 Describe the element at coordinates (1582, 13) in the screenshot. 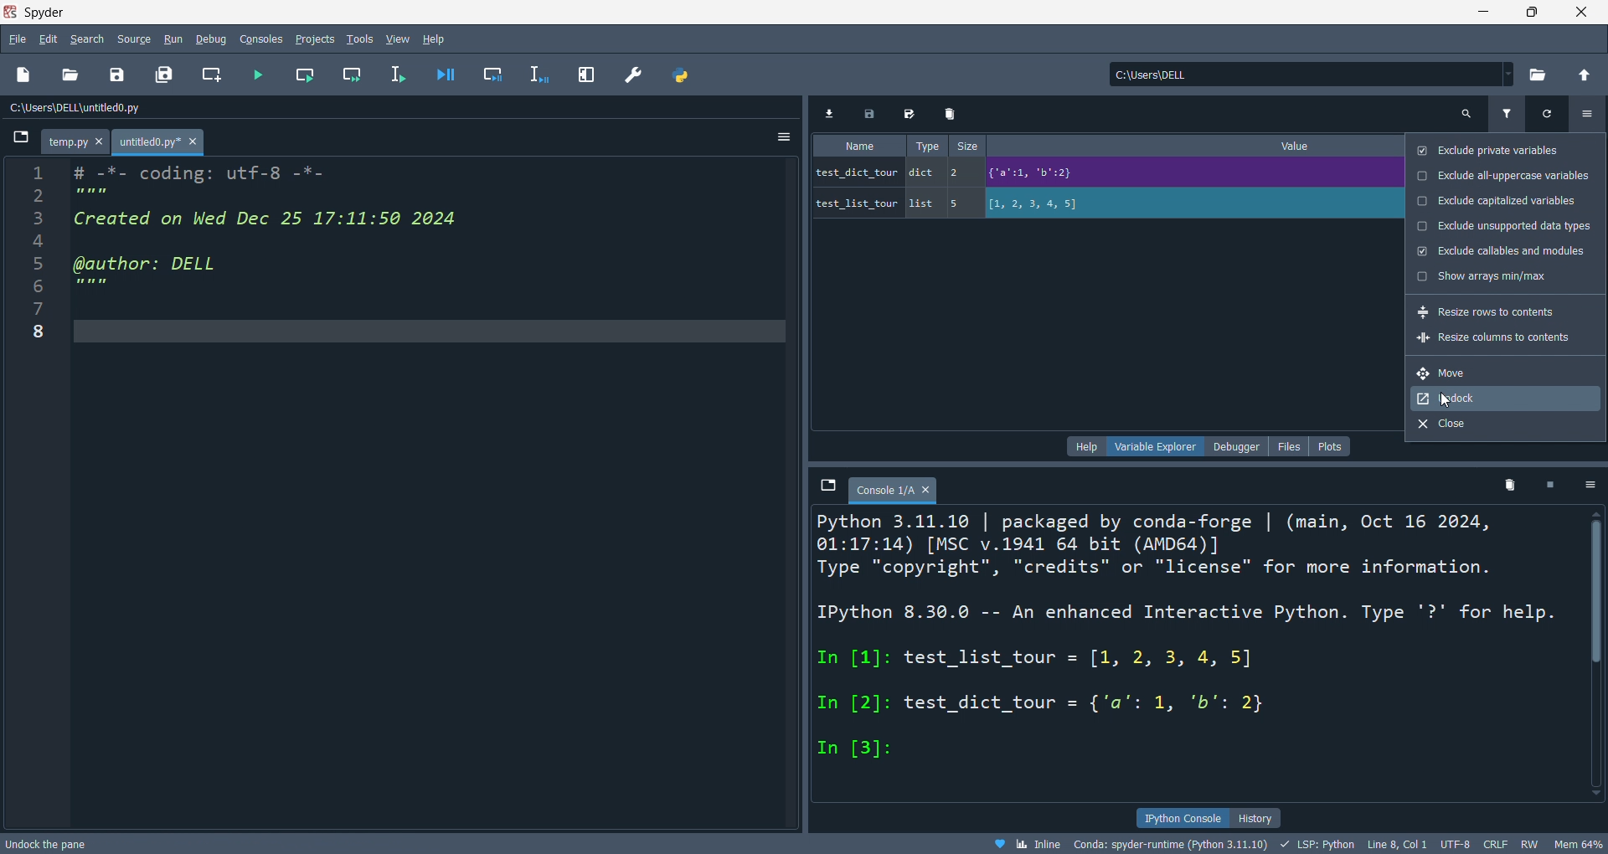

I see `close` at that location.